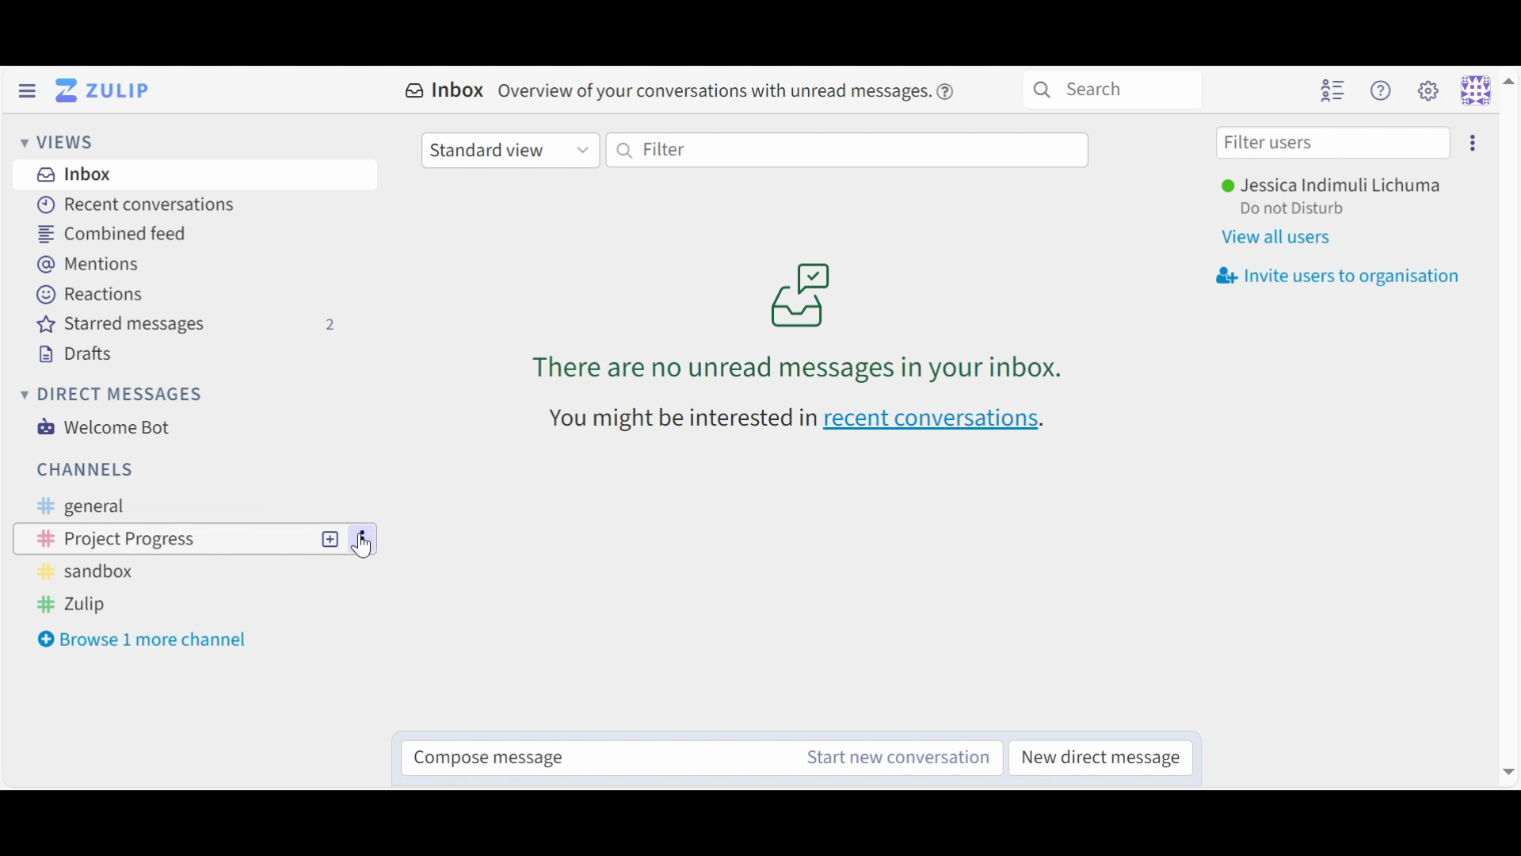 This screenshot has width=1521, height=856. I want to click on Search, so click(1123, 86).